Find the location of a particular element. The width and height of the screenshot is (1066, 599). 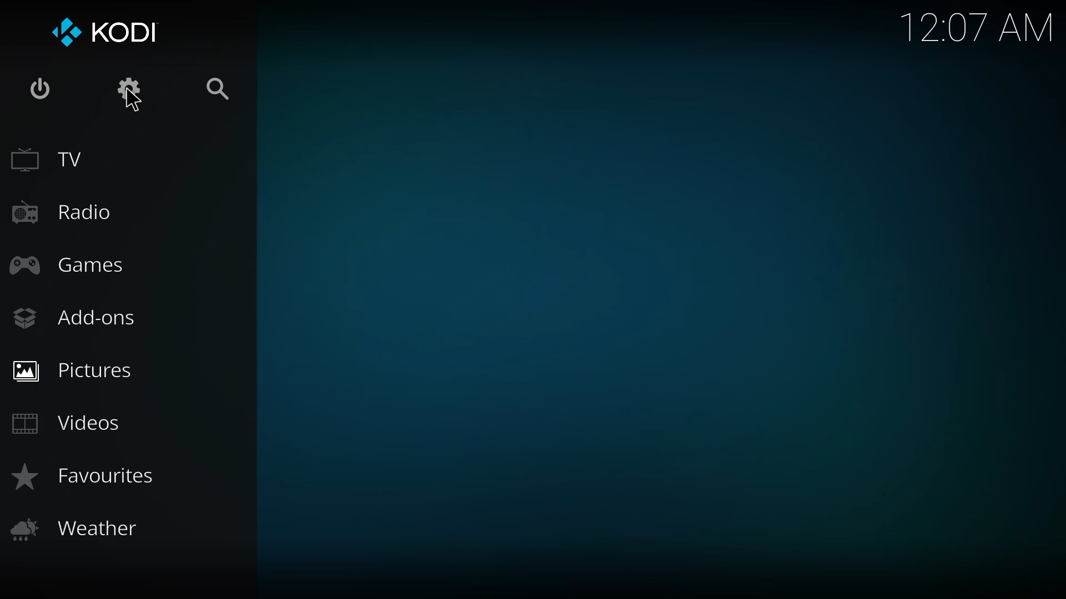

add-ons is located at coordinates (80, 319).